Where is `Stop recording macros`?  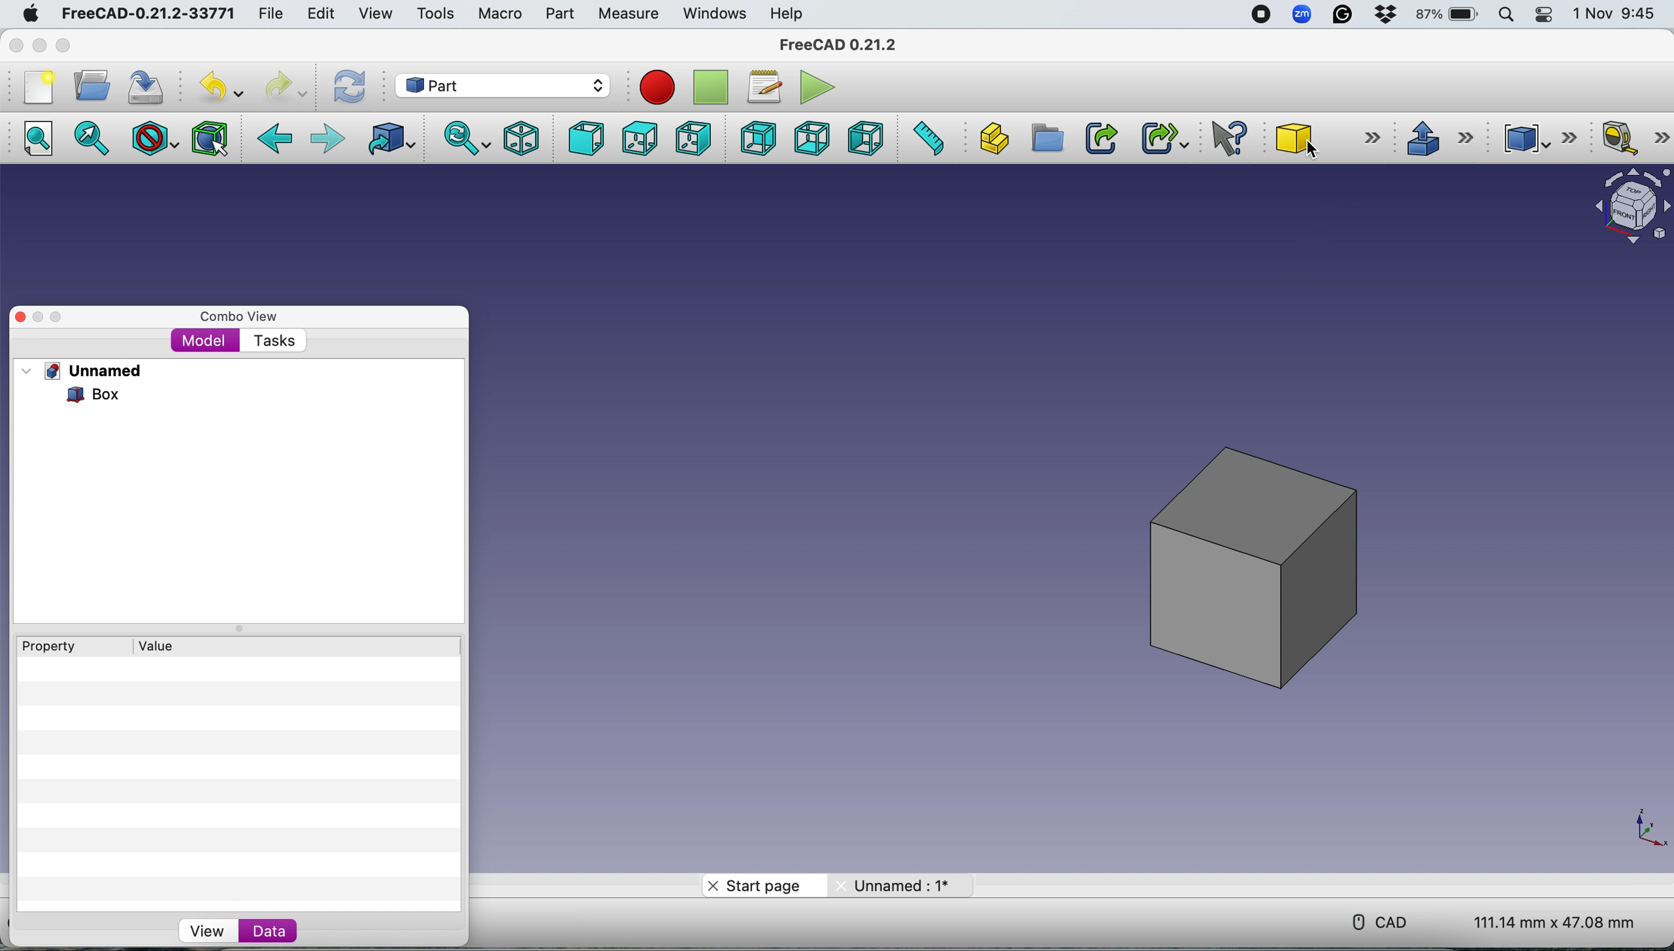
Stop recording macros is located at coordinates (713, 88).